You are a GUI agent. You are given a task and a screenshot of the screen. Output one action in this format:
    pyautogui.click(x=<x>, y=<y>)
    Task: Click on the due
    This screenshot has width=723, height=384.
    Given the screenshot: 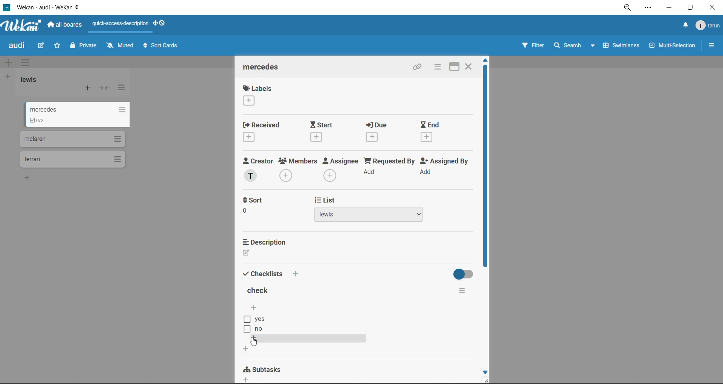 What is the action you would take?
    pyautogui.click(x=377, y=125)
    